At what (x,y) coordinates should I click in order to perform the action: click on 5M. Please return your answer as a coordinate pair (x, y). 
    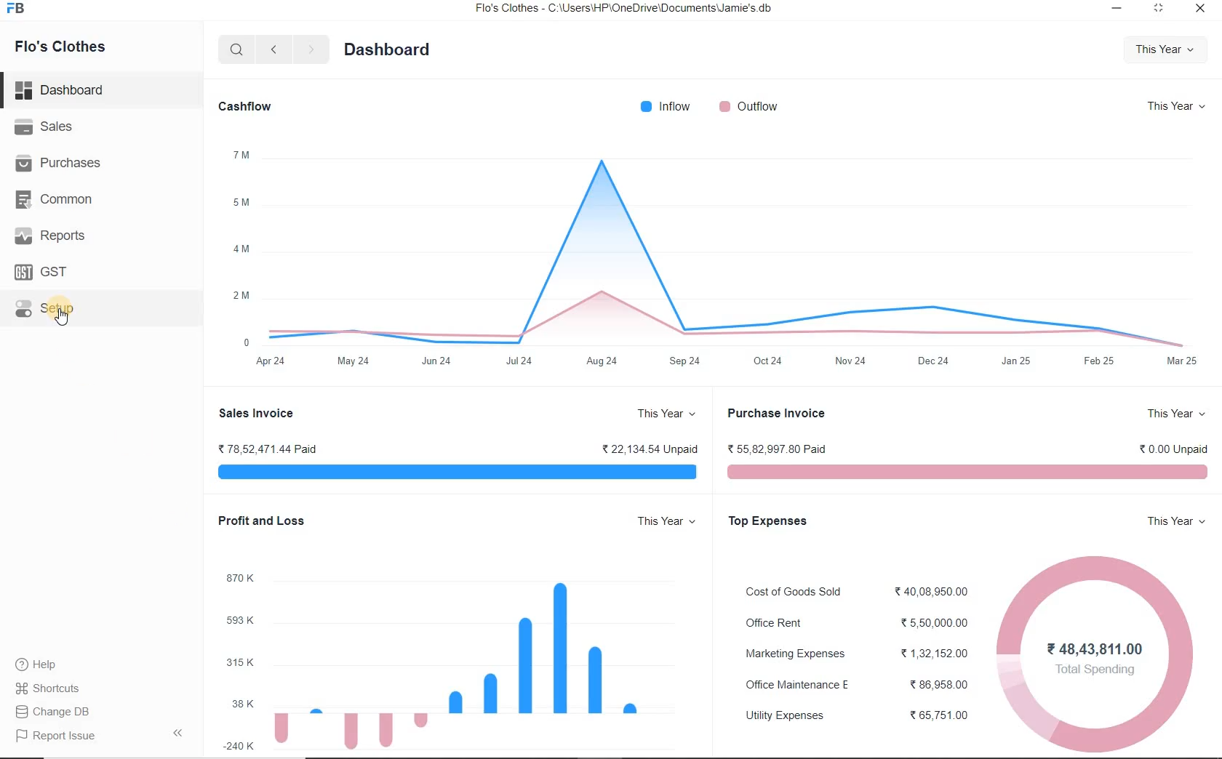
    Looking at the image, I should click on (242, 201).